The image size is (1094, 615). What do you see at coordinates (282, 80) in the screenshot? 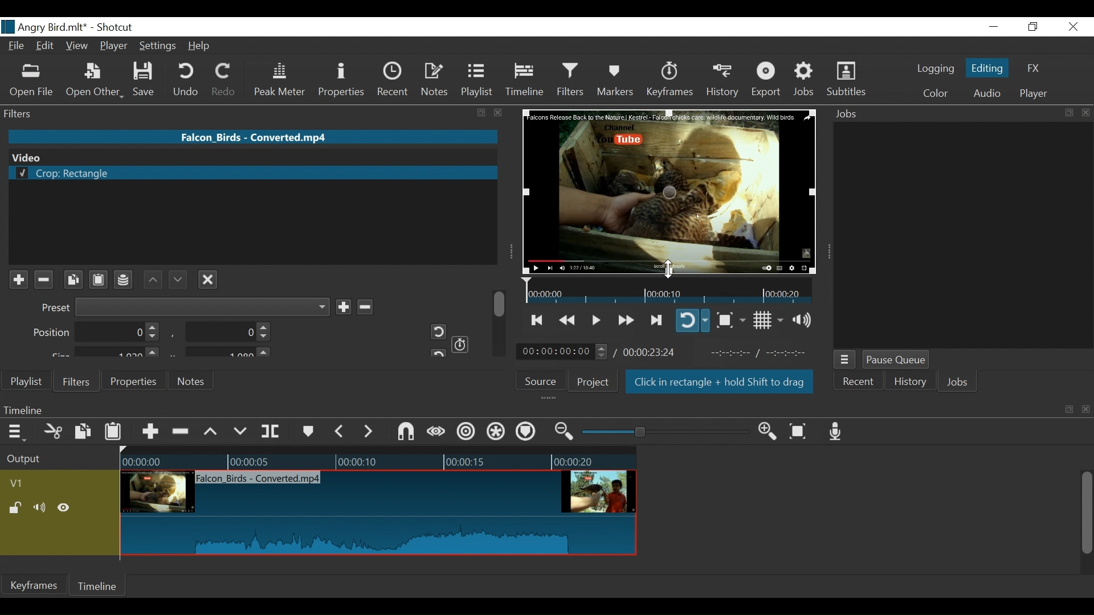
I see `Peak Meter` at bounding box center [282, 80].